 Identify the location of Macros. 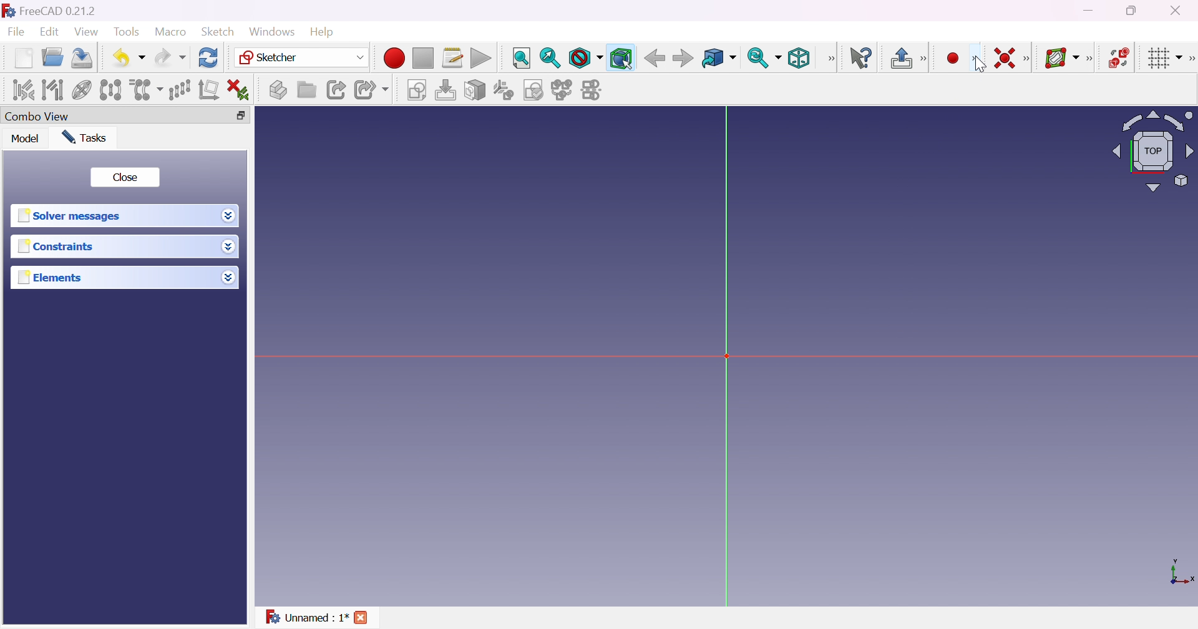
(453, 57).